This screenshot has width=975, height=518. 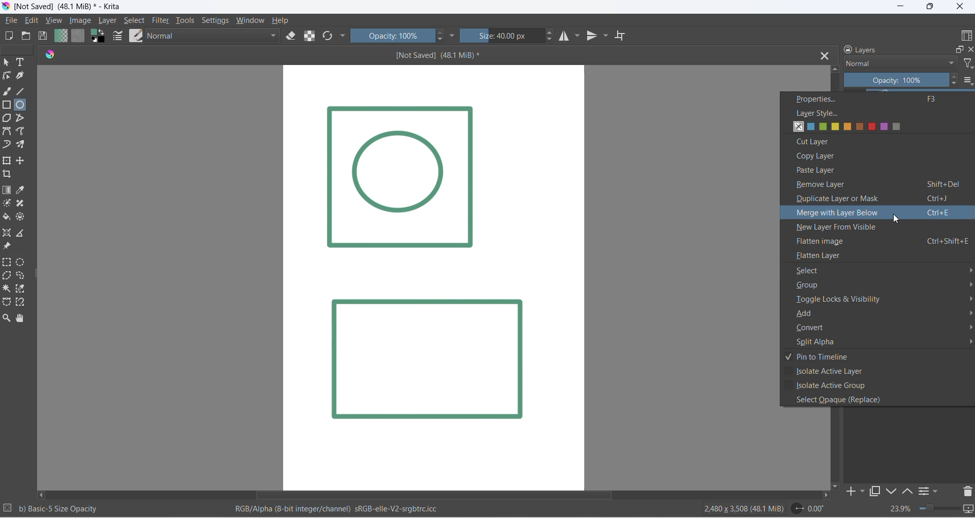 I want to click on zoom, so click(x=940, y=507).